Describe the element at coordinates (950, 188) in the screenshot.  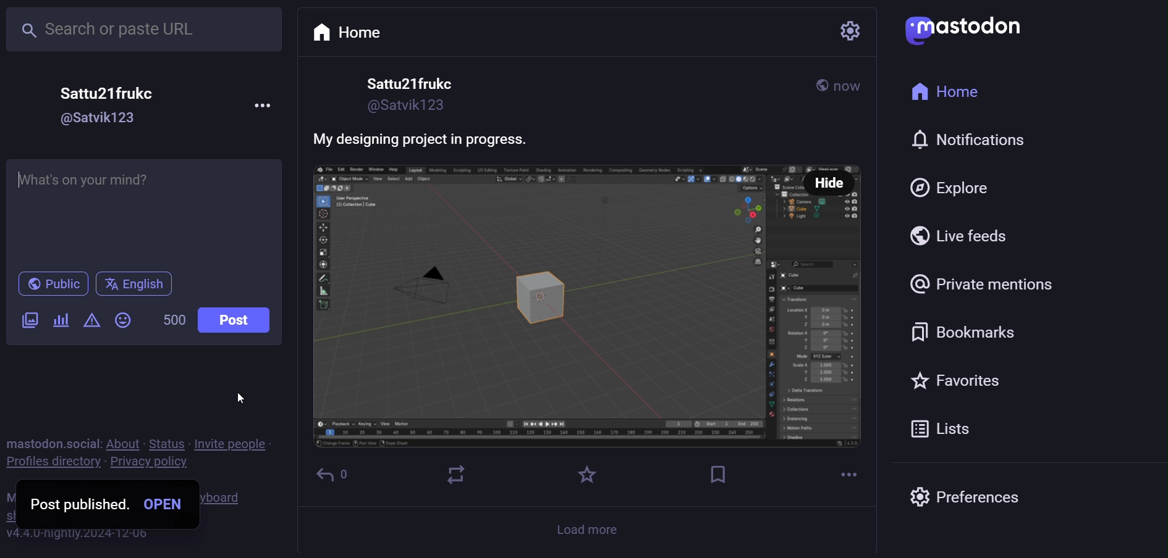
I see `explore` at that location.